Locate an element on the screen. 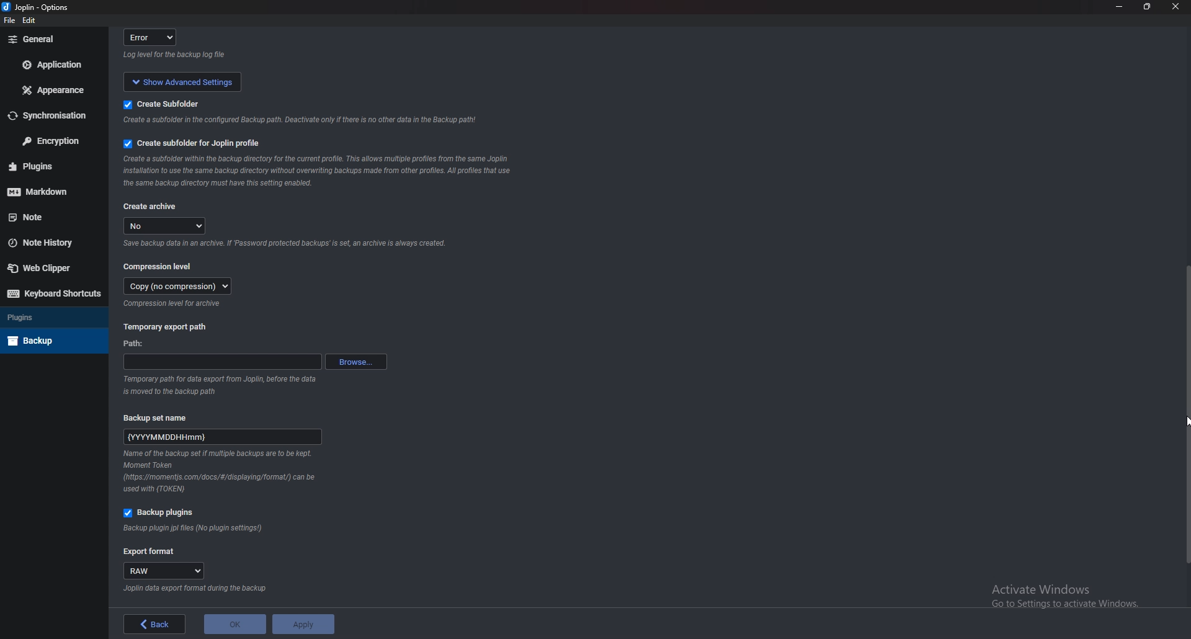  path is located at coordinates (222, 362).